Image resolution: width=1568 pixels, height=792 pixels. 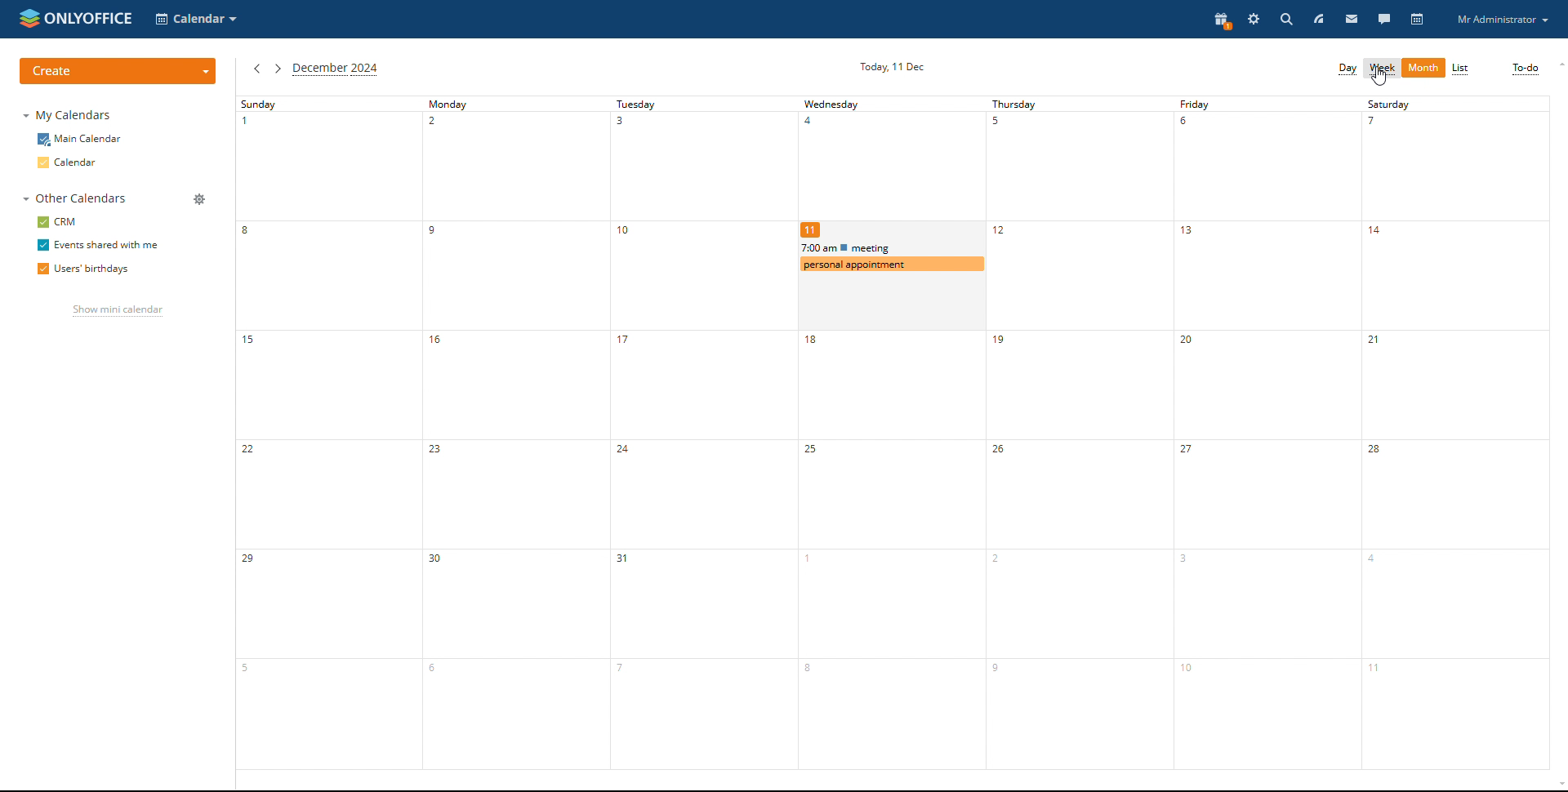 What do you see at coordinates (70, 162) in the screenshot?
I see `calendar` at bounding box center [70, 162].